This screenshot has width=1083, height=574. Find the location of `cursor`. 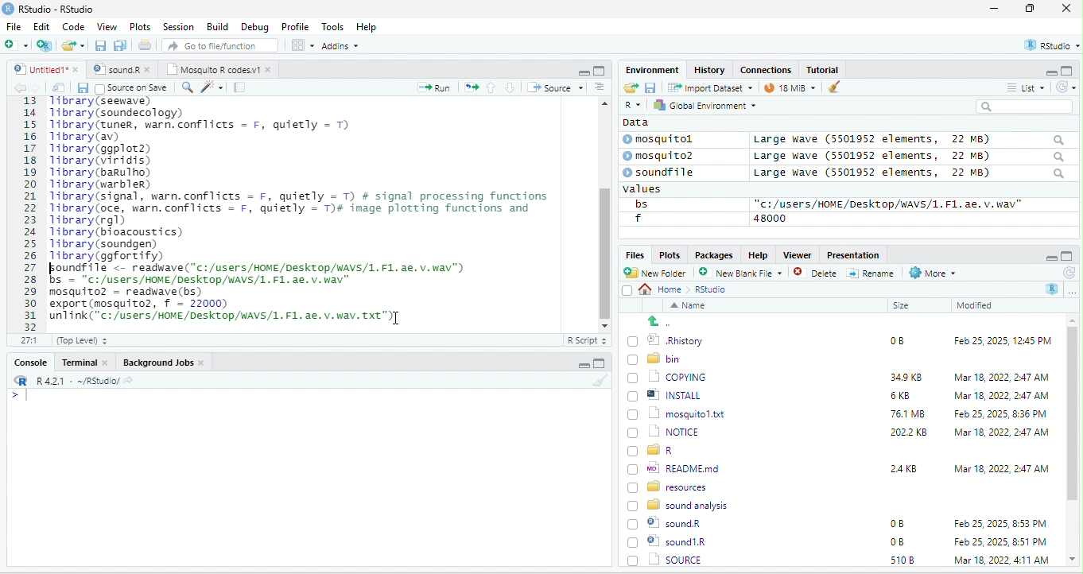

cursor is located at coordinates (393, 318).